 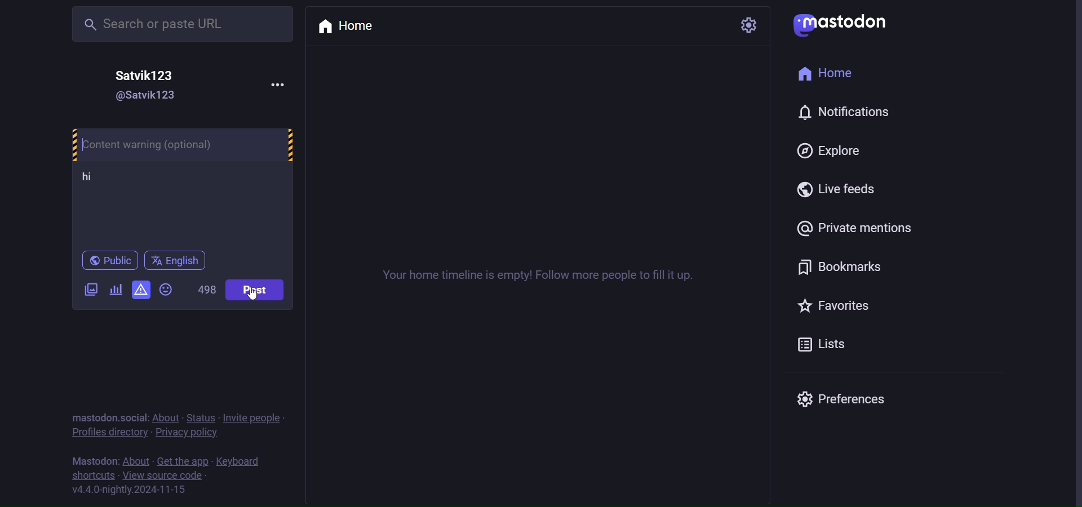 What do you see at coordinates (548, 276) in the screenshot?
I see `instruction` at bounding box center [548, 276].